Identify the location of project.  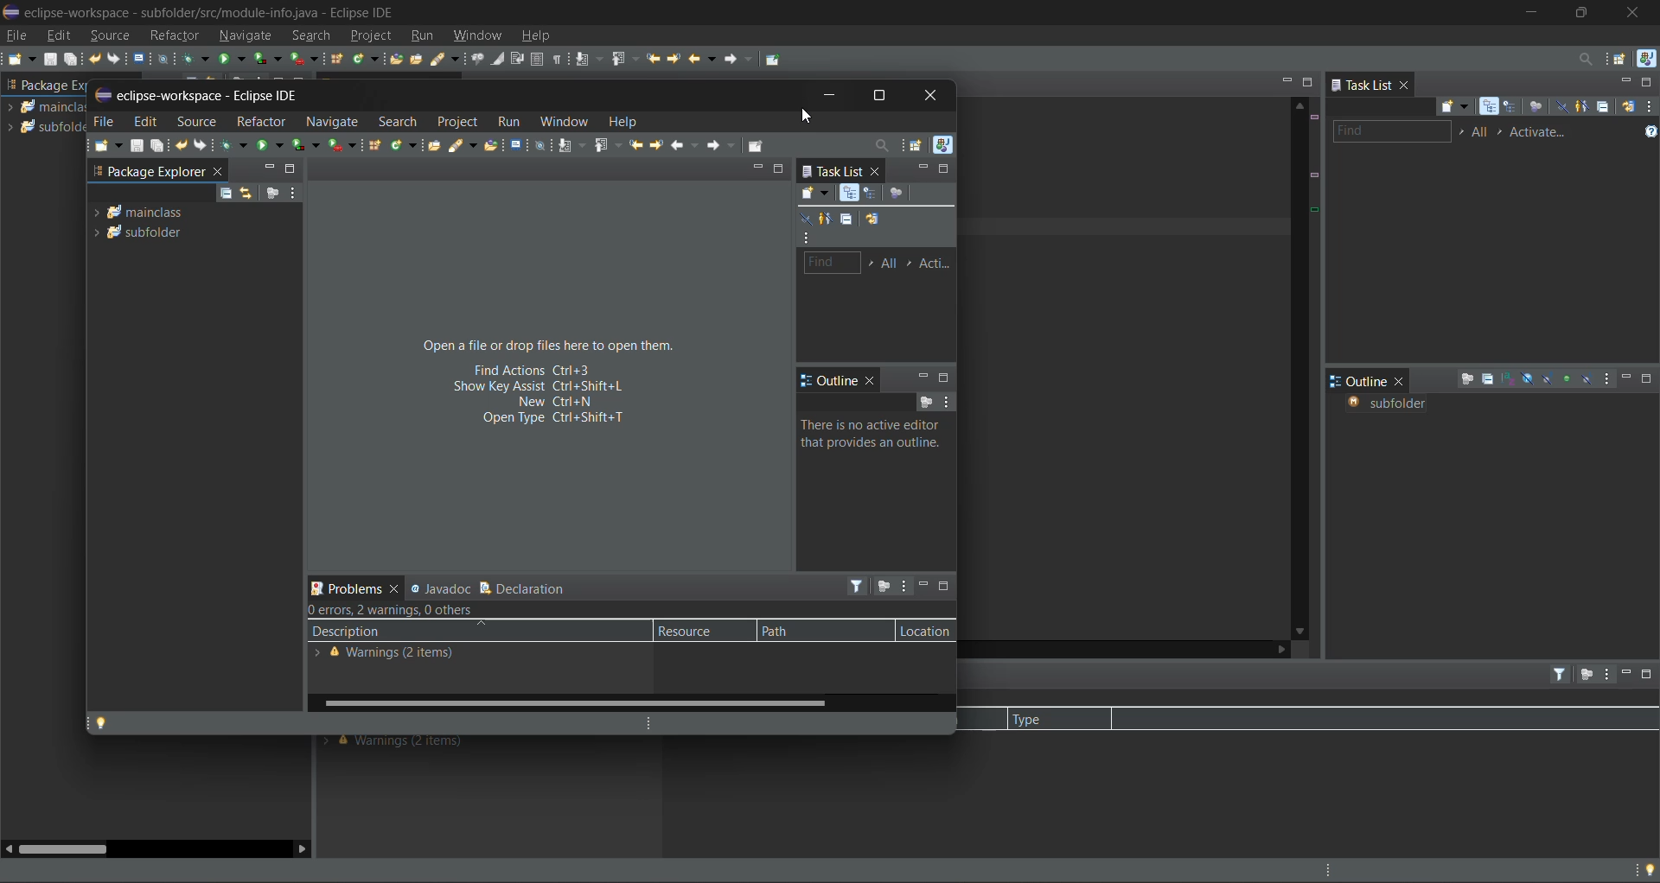
(459, 124).